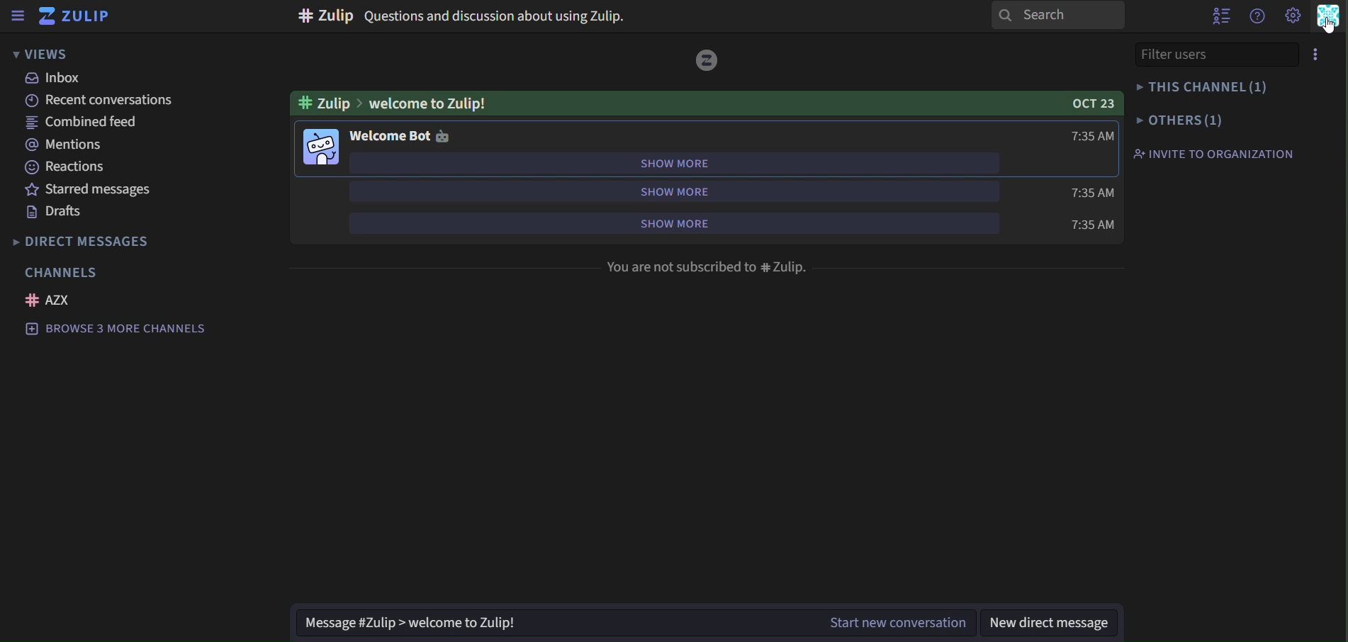 Image resolution: width=1348 pixels, height=642 pixels. Describe the element at coordinates (92, 190) in the screenshot. I see `starred messages` at that location.